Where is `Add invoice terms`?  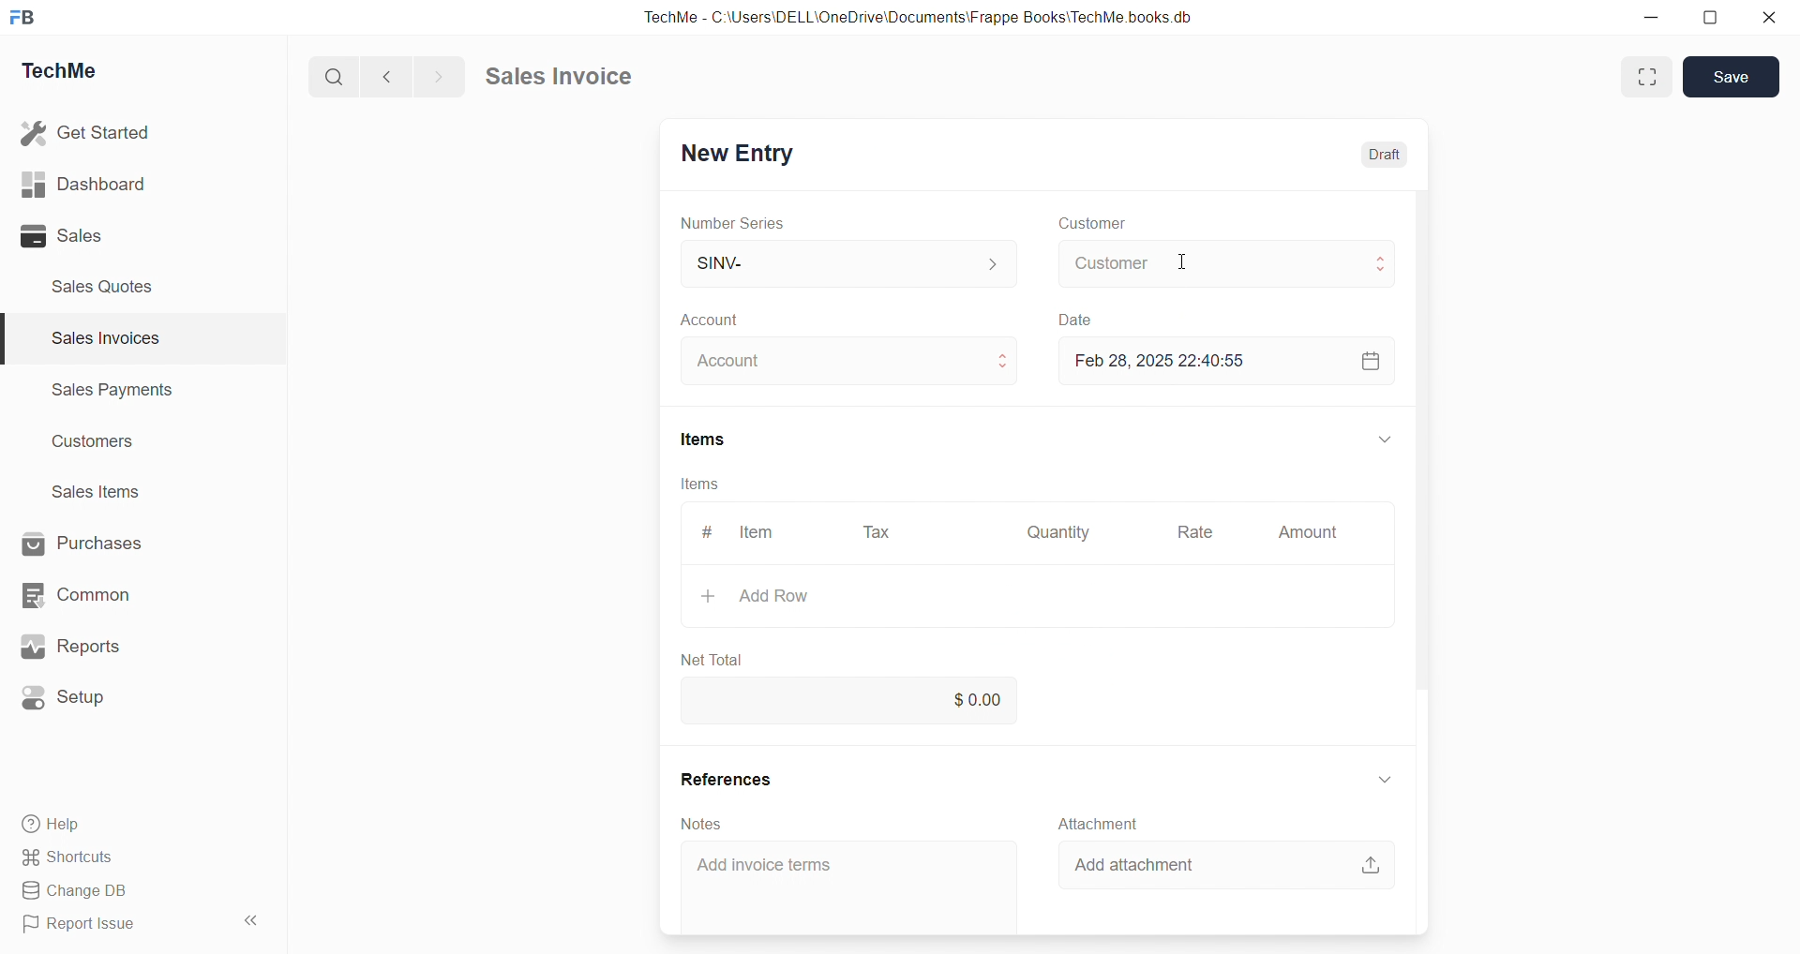
Add invoice terms is located at coordinates (765, 865).